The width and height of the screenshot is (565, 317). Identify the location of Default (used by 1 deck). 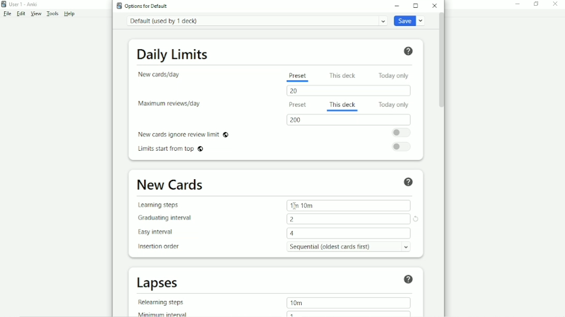
(255, 22).